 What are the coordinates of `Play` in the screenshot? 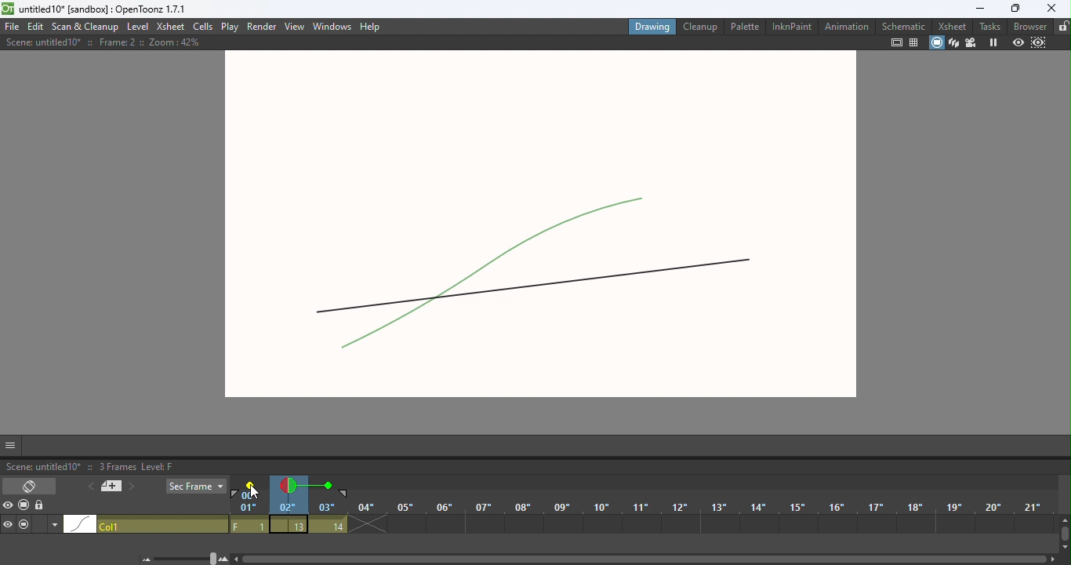 It's located at (229, 27).